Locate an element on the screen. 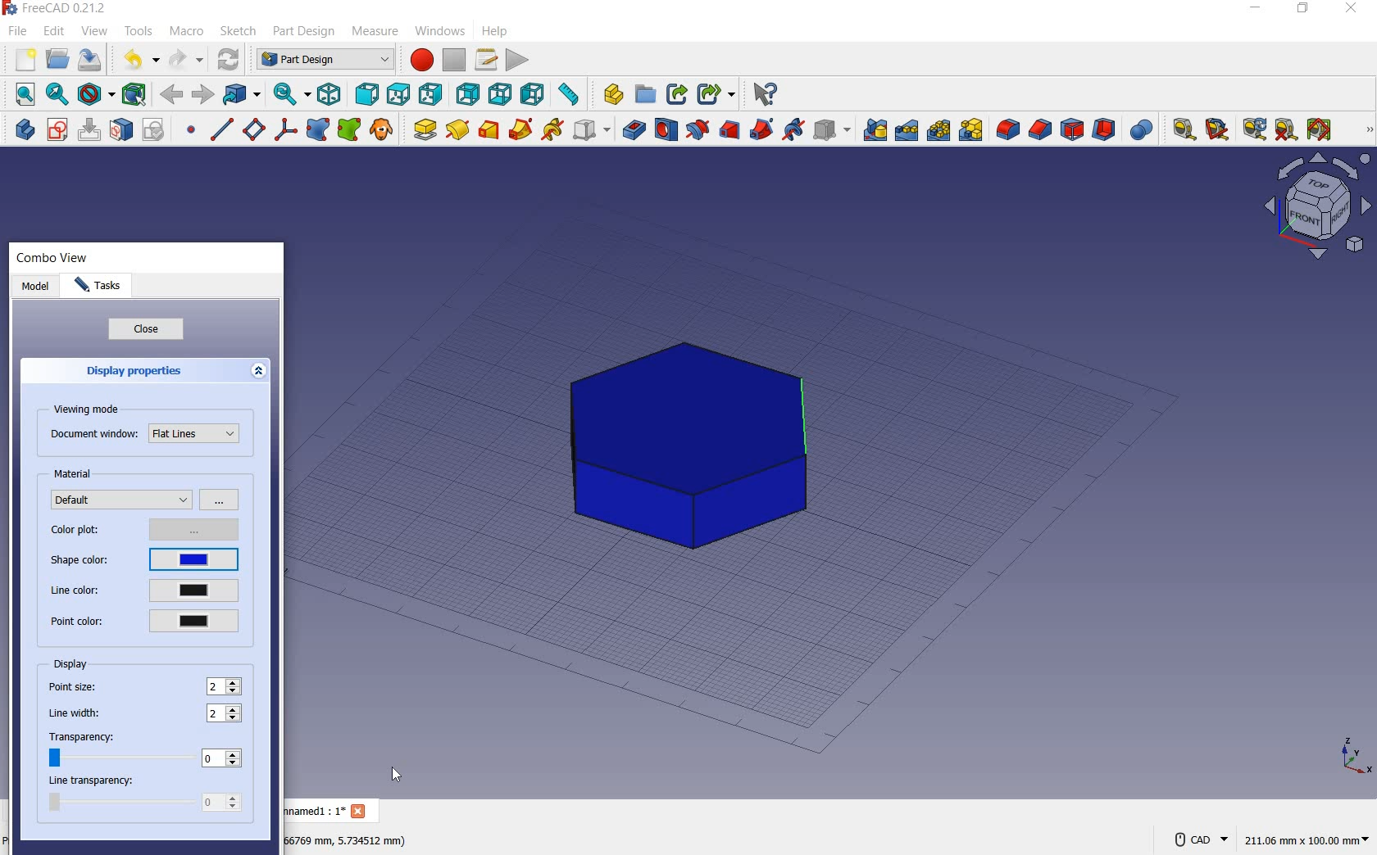 Image resolution: width=1377 pixels, height=855 pixels. x,y,z points is located at coordinates (1354, 762).